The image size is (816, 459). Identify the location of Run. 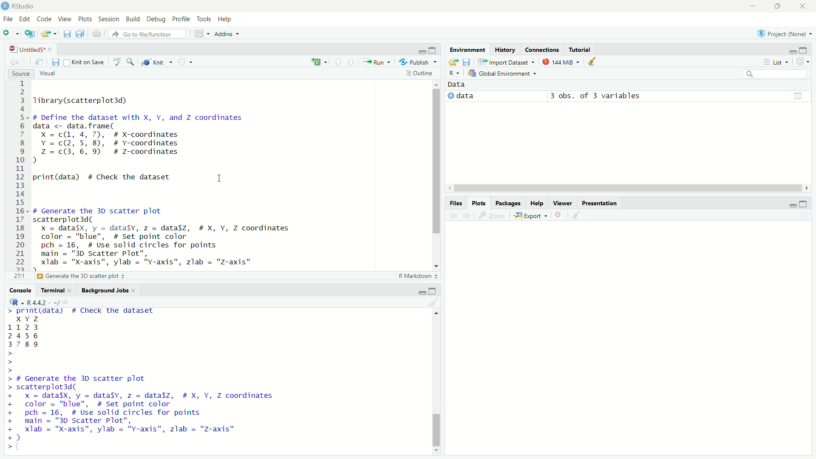
(376, 63).